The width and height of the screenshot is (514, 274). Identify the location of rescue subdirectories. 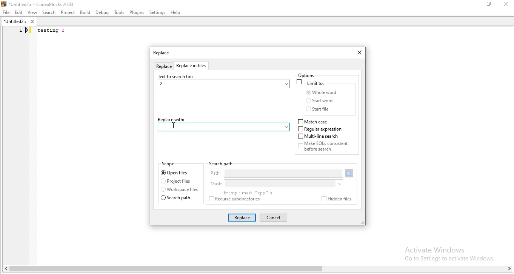
(238, 200).